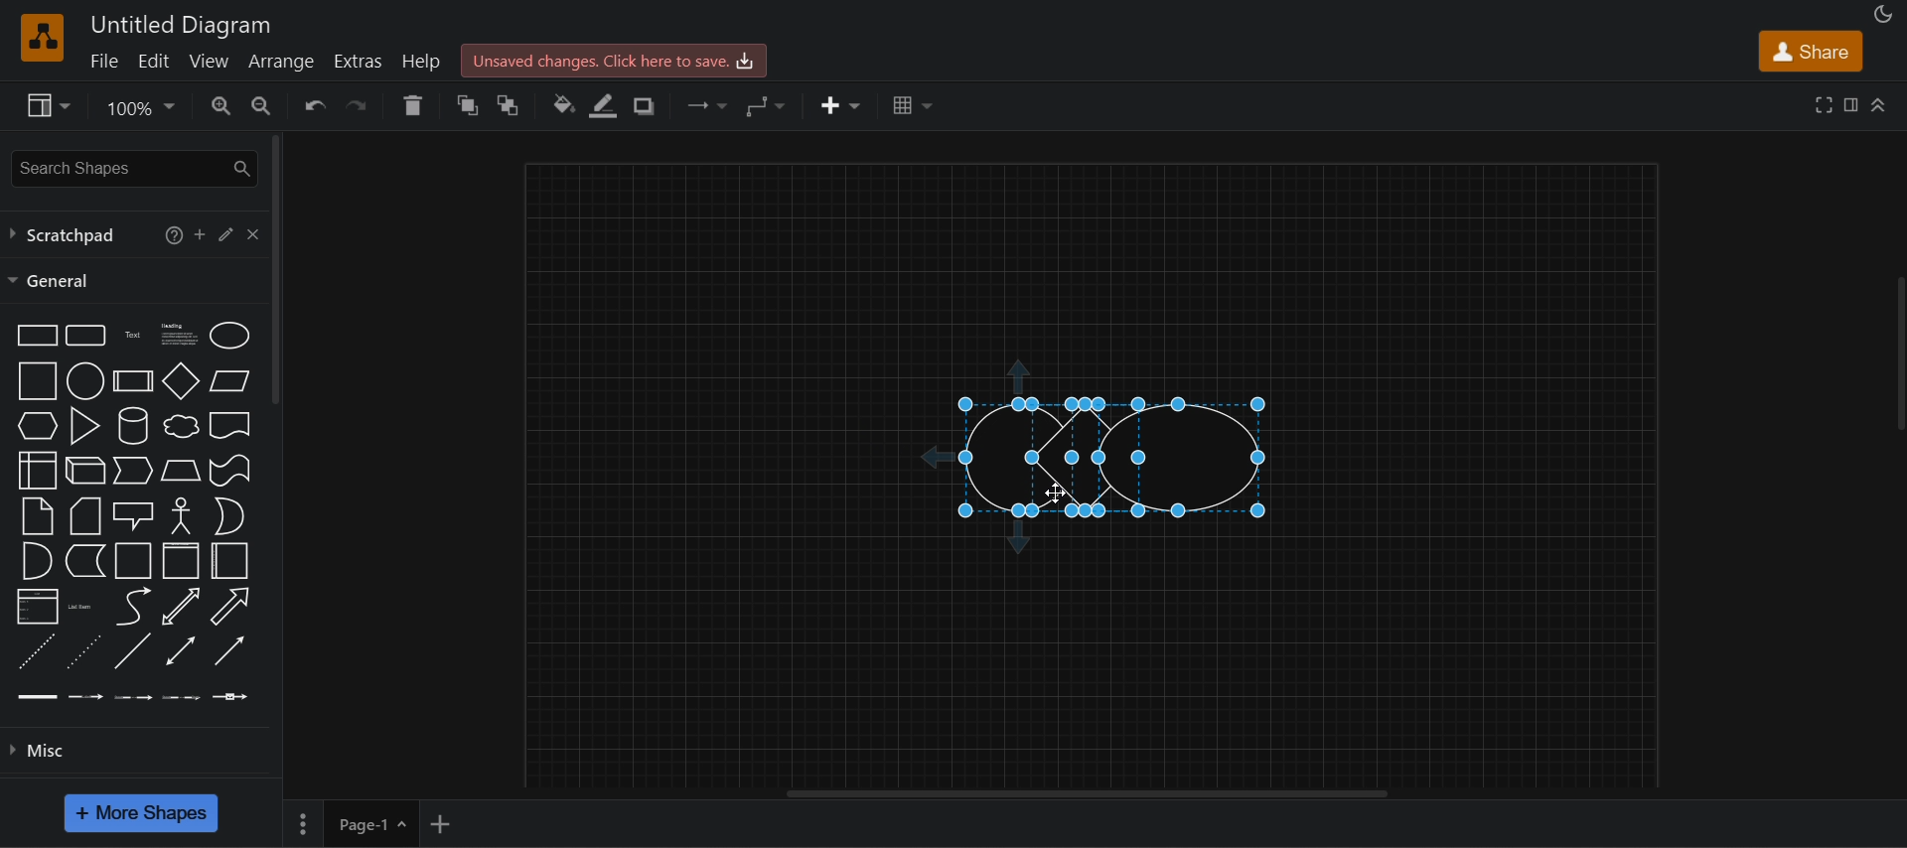 Image resolution: width=1907 pixels, height=848 pixels. I want to click on delete, so click(412, 105).